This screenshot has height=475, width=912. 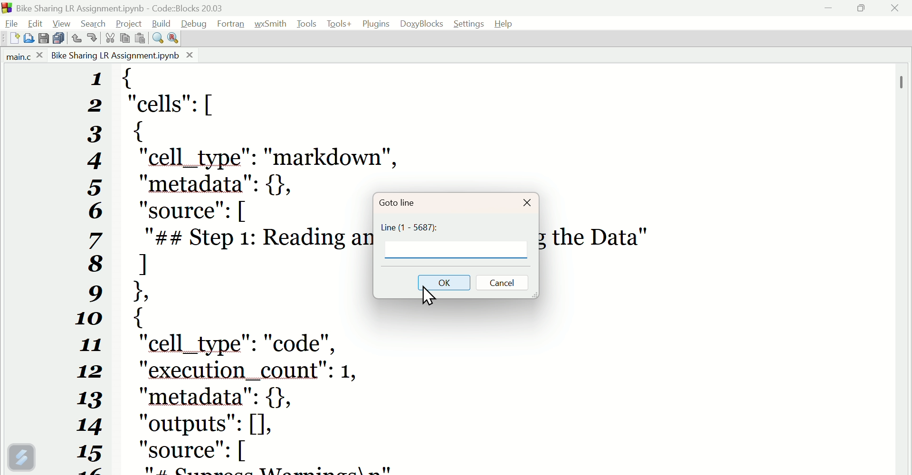 What do you see at coordinates (429, 296) in the screenshot?
I see `Cursor` at bounding box center [429, 296].